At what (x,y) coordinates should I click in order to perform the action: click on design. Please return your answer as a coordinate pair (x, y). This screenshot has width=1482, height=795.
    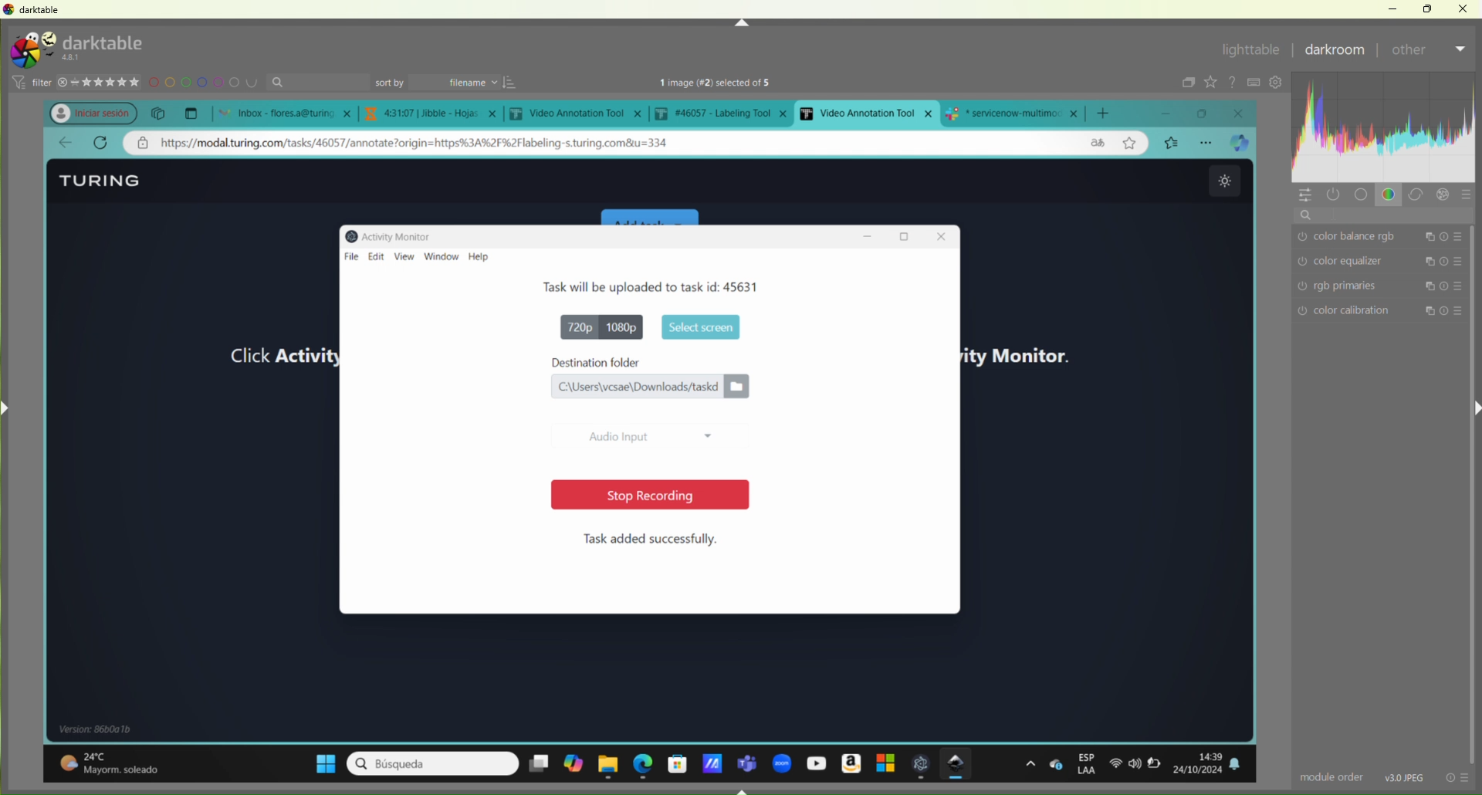
    Looking at the image, I should click on (205, 83).